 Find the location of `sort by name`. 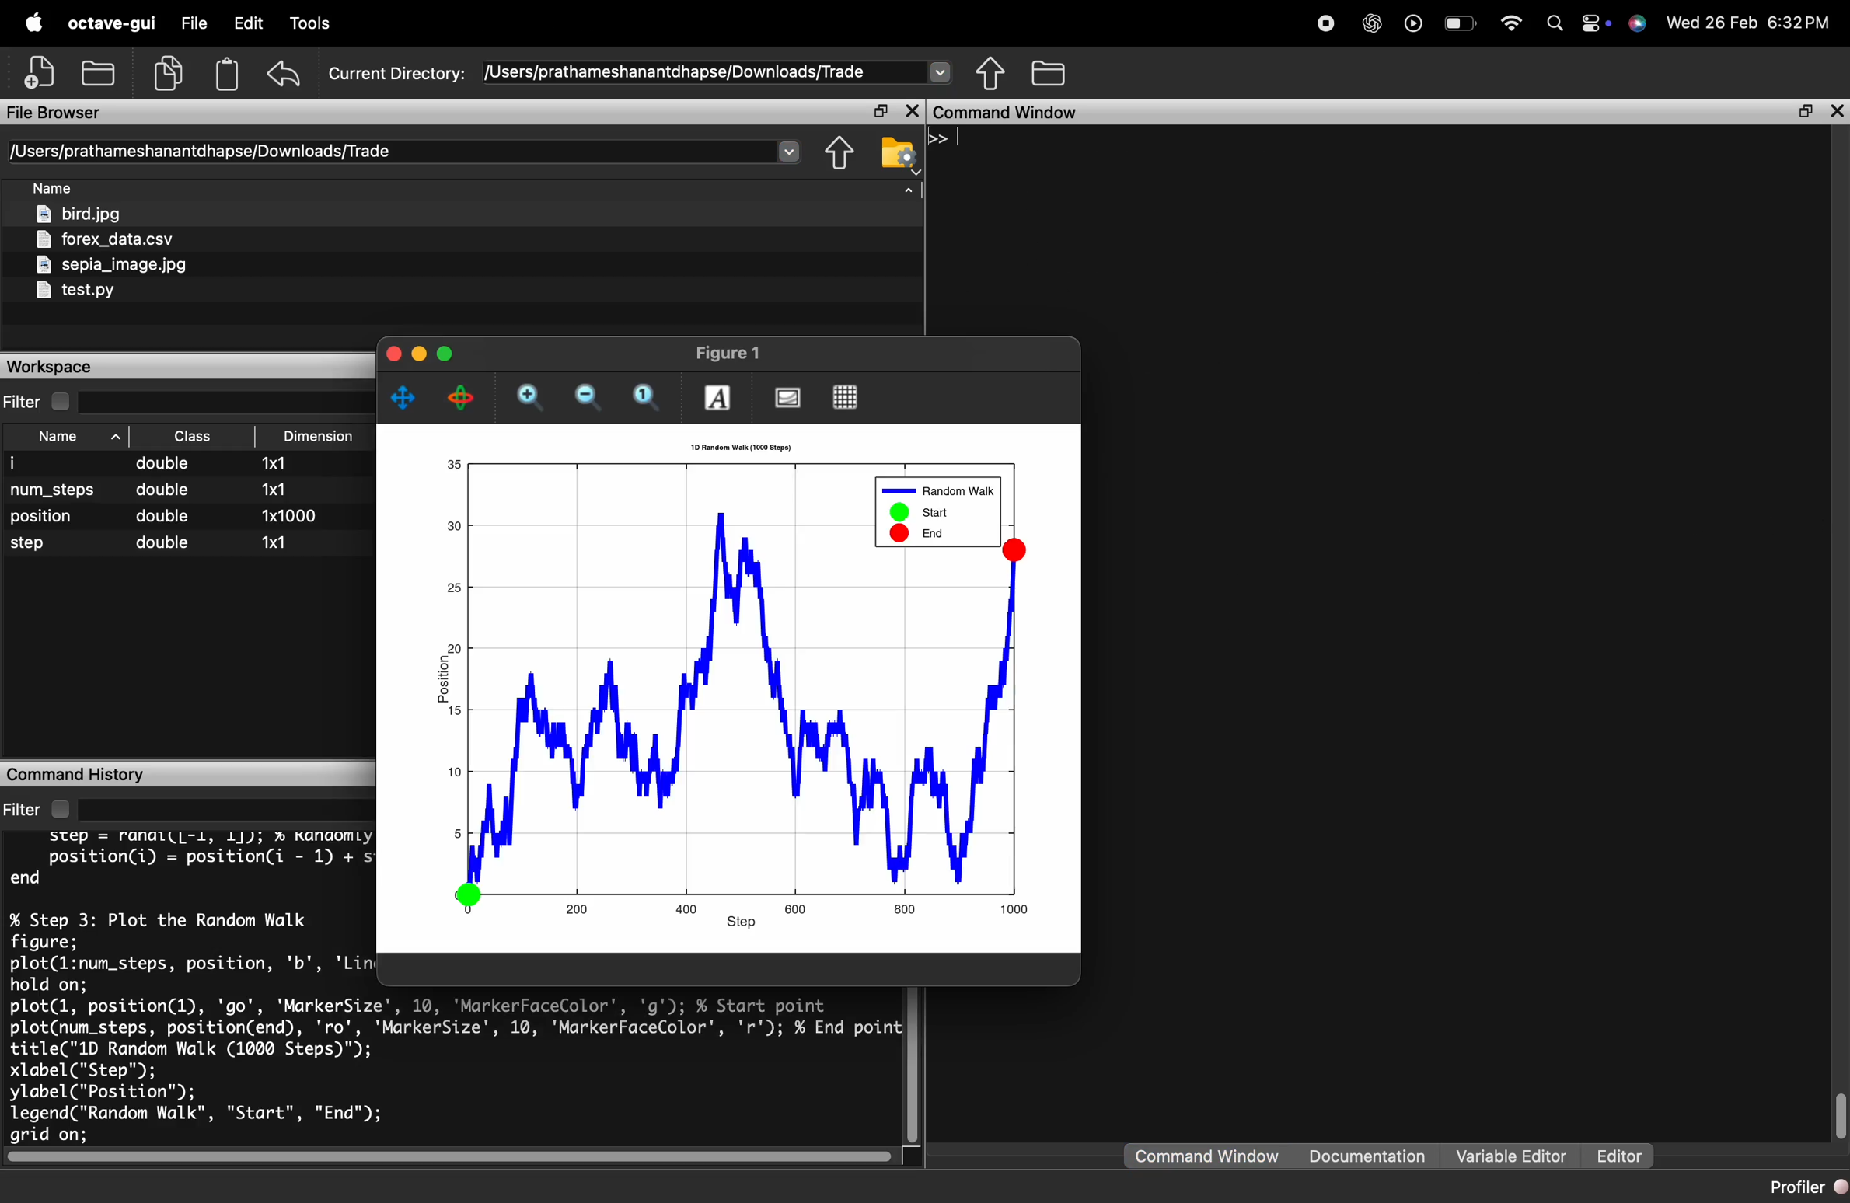

sort by name is located at coordinates (76, 438).